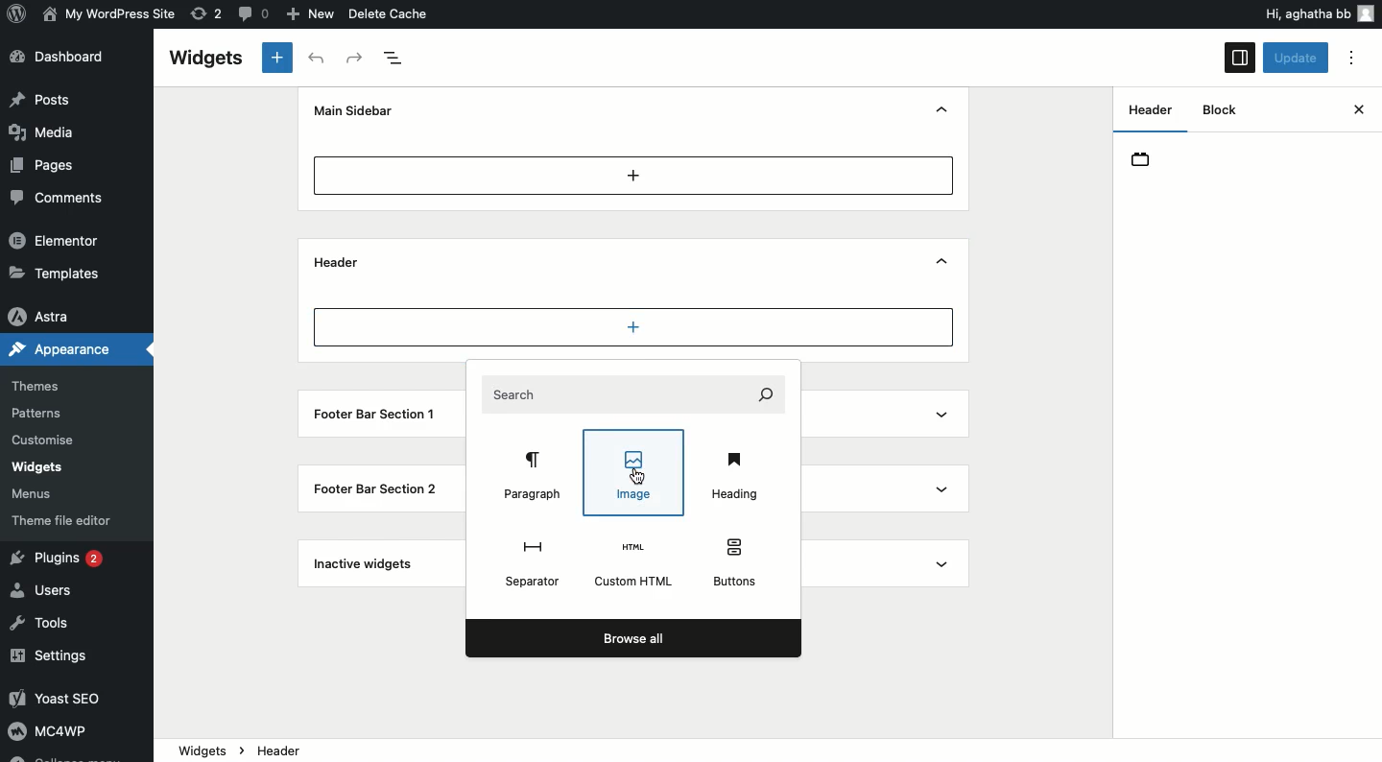 The height and width of the screenshot is (762, 1382). I want to click on Widgets, so click(204, 59).